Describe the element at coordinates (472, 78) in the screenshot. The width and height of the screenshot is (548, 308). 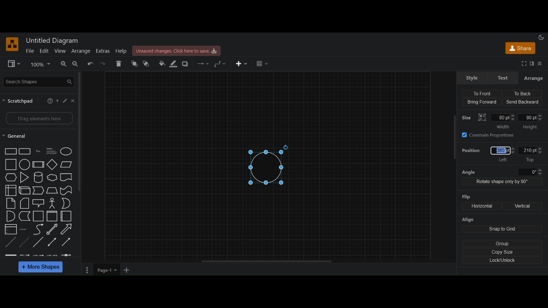
I see `style` at that location.